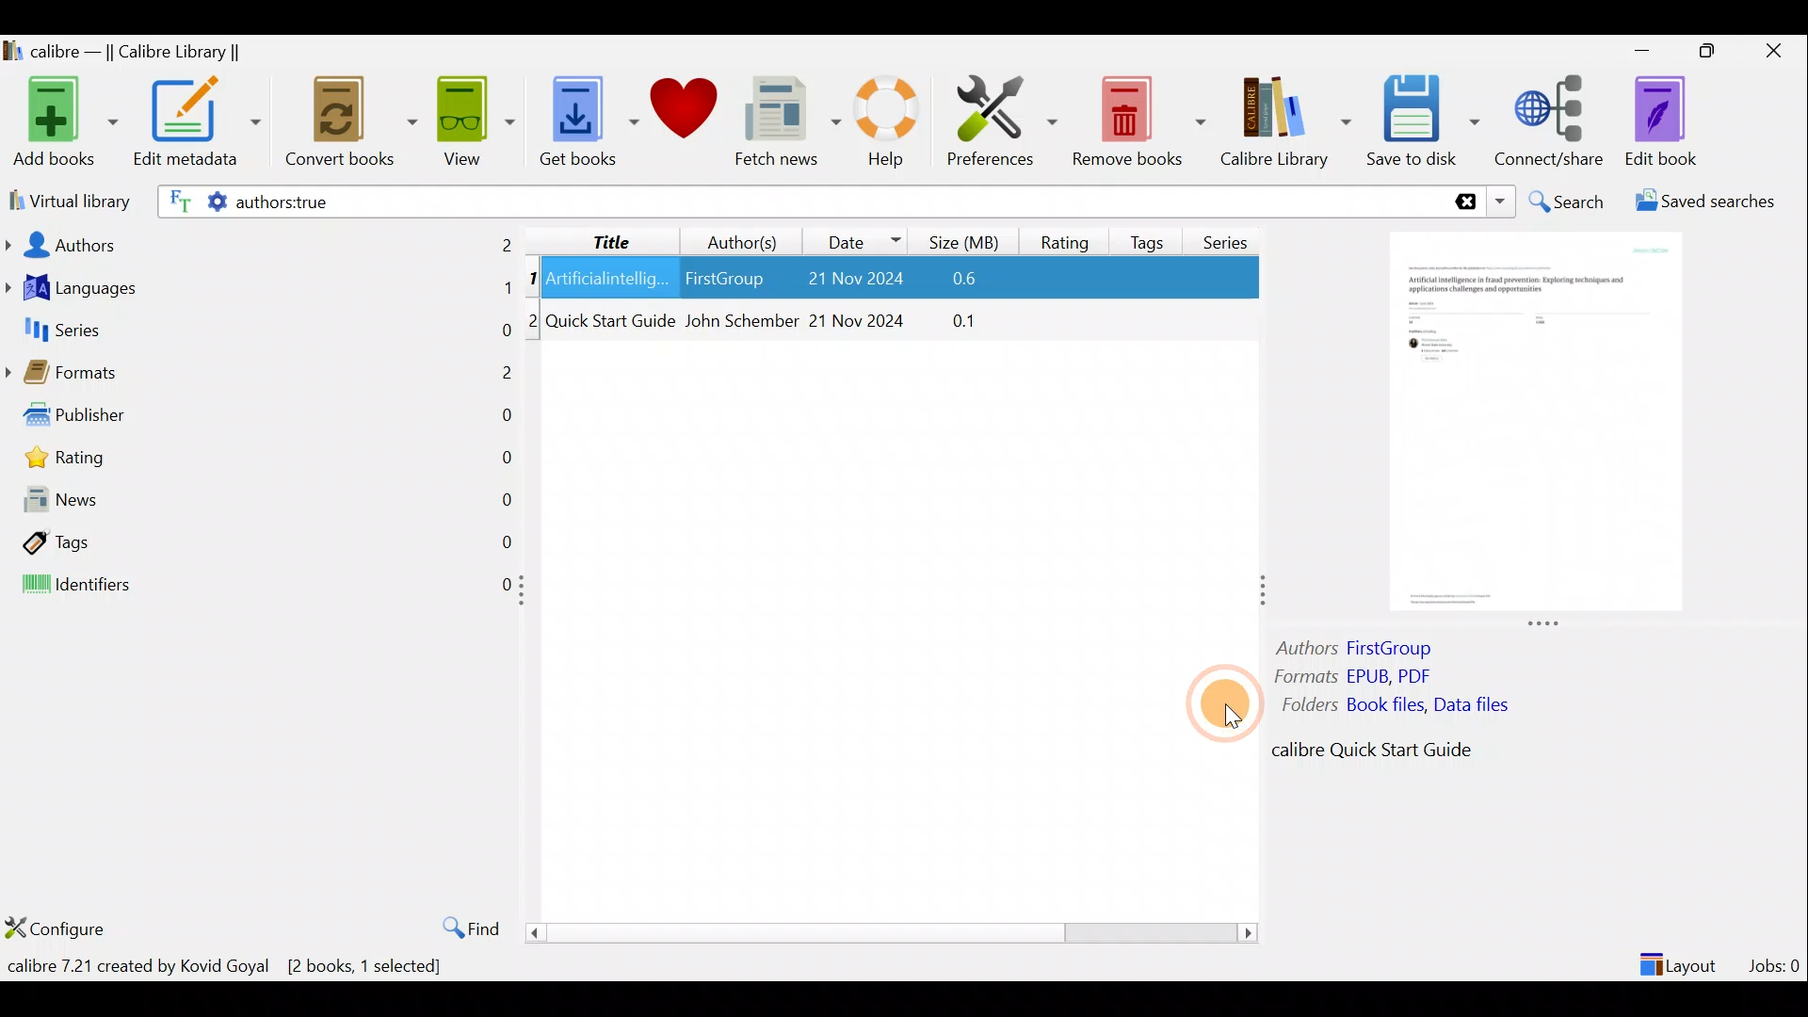  What do you see at coordinates (1530, 426) in the screenshot?
I see `Preview` at bounding box center [1530, 426].